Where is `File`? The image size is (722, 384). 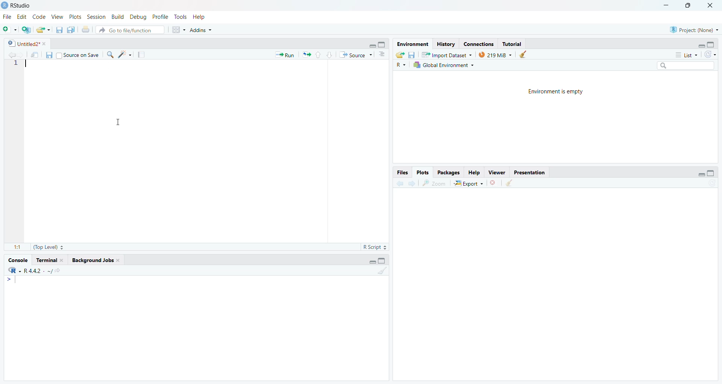
File is located at coordinates (8, 16).